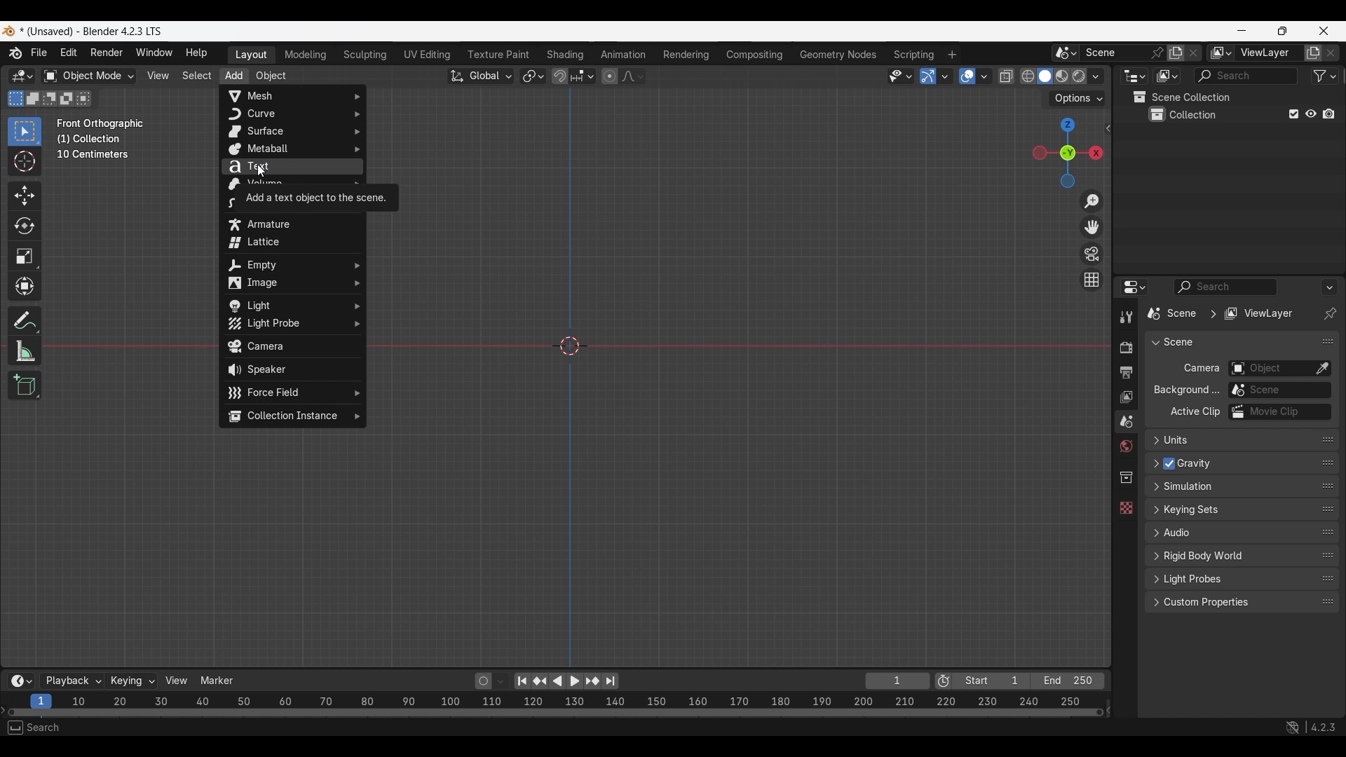  I want to click on Background scene, so click(1279, 390).